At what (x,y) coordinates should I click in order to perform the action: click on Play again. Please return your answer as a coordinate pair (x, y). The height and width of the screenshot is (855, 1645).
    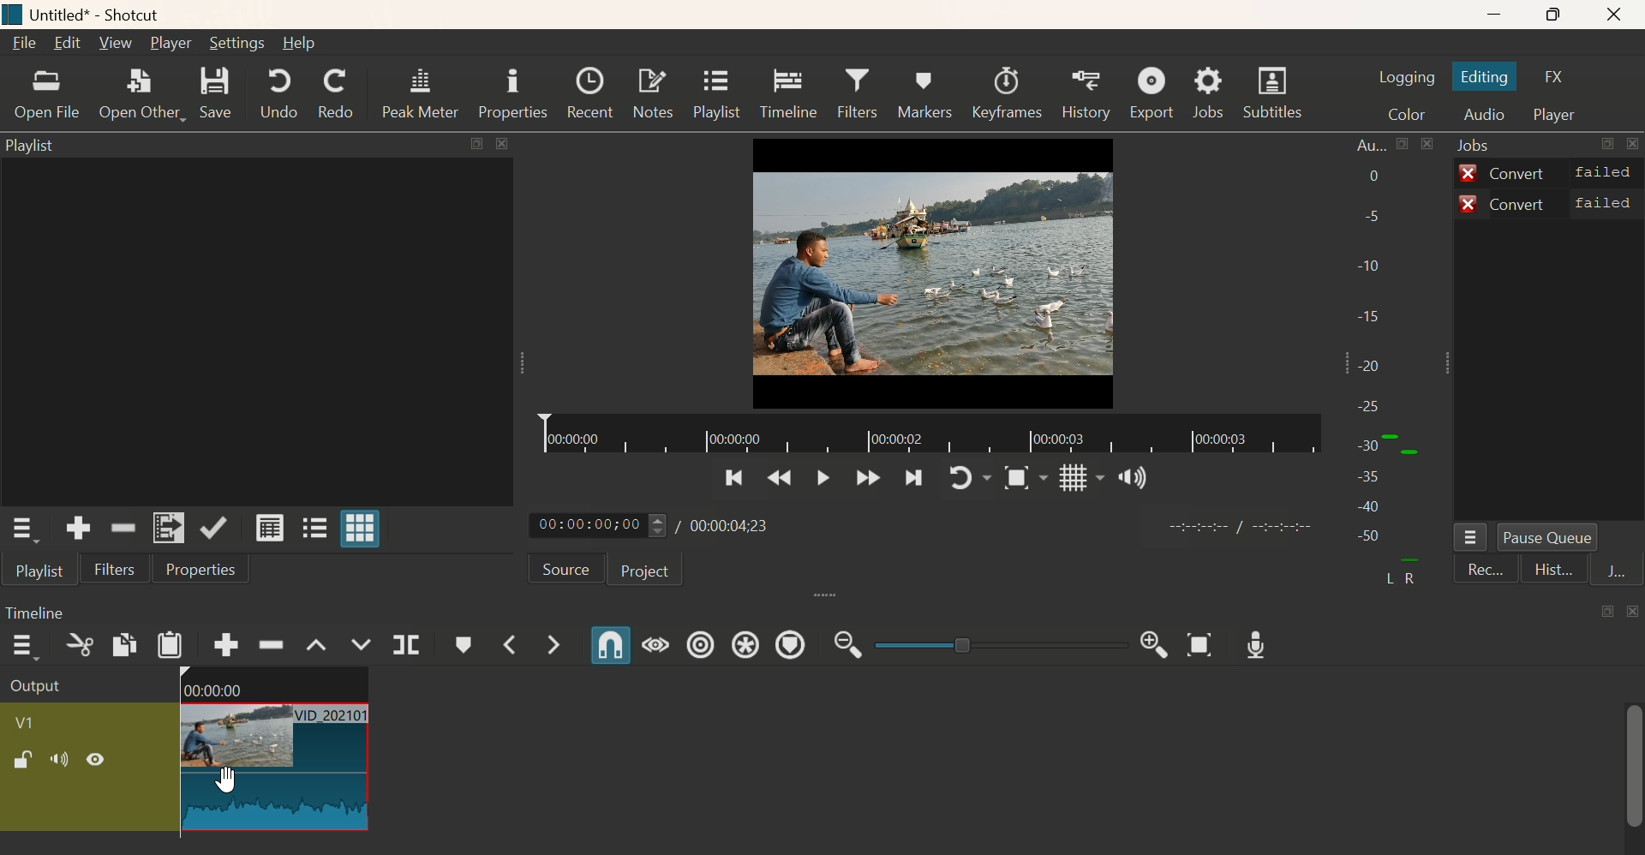
    Looking at the image, I should click on (972, 478).